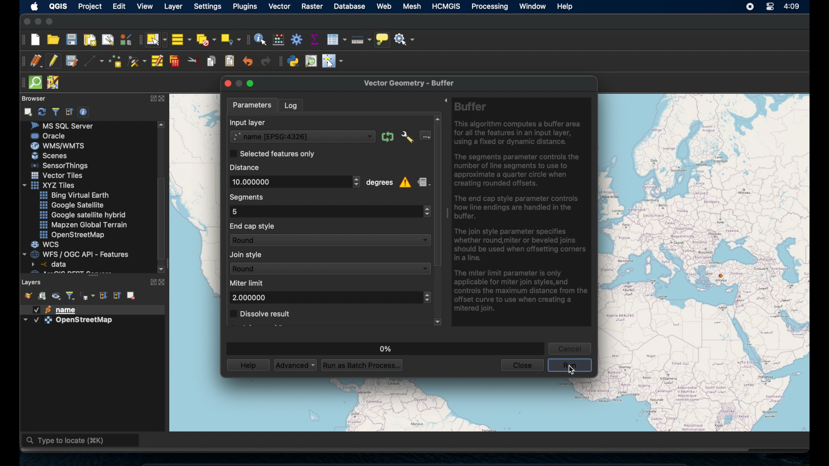 The image size is (829, 466). I want to click on iterate over this layer, so click(387, 137).